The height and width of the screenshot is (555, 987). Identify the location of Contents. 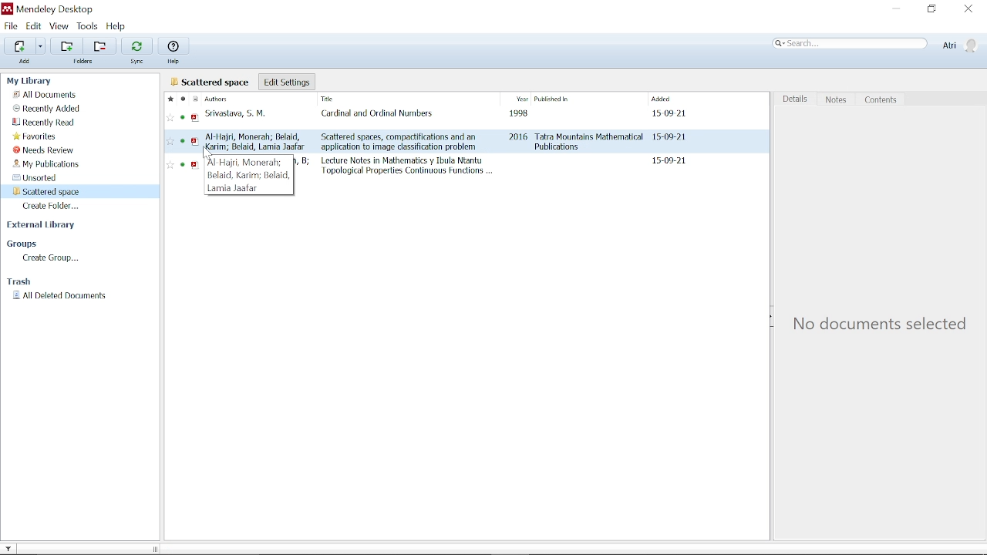
(886, 99).